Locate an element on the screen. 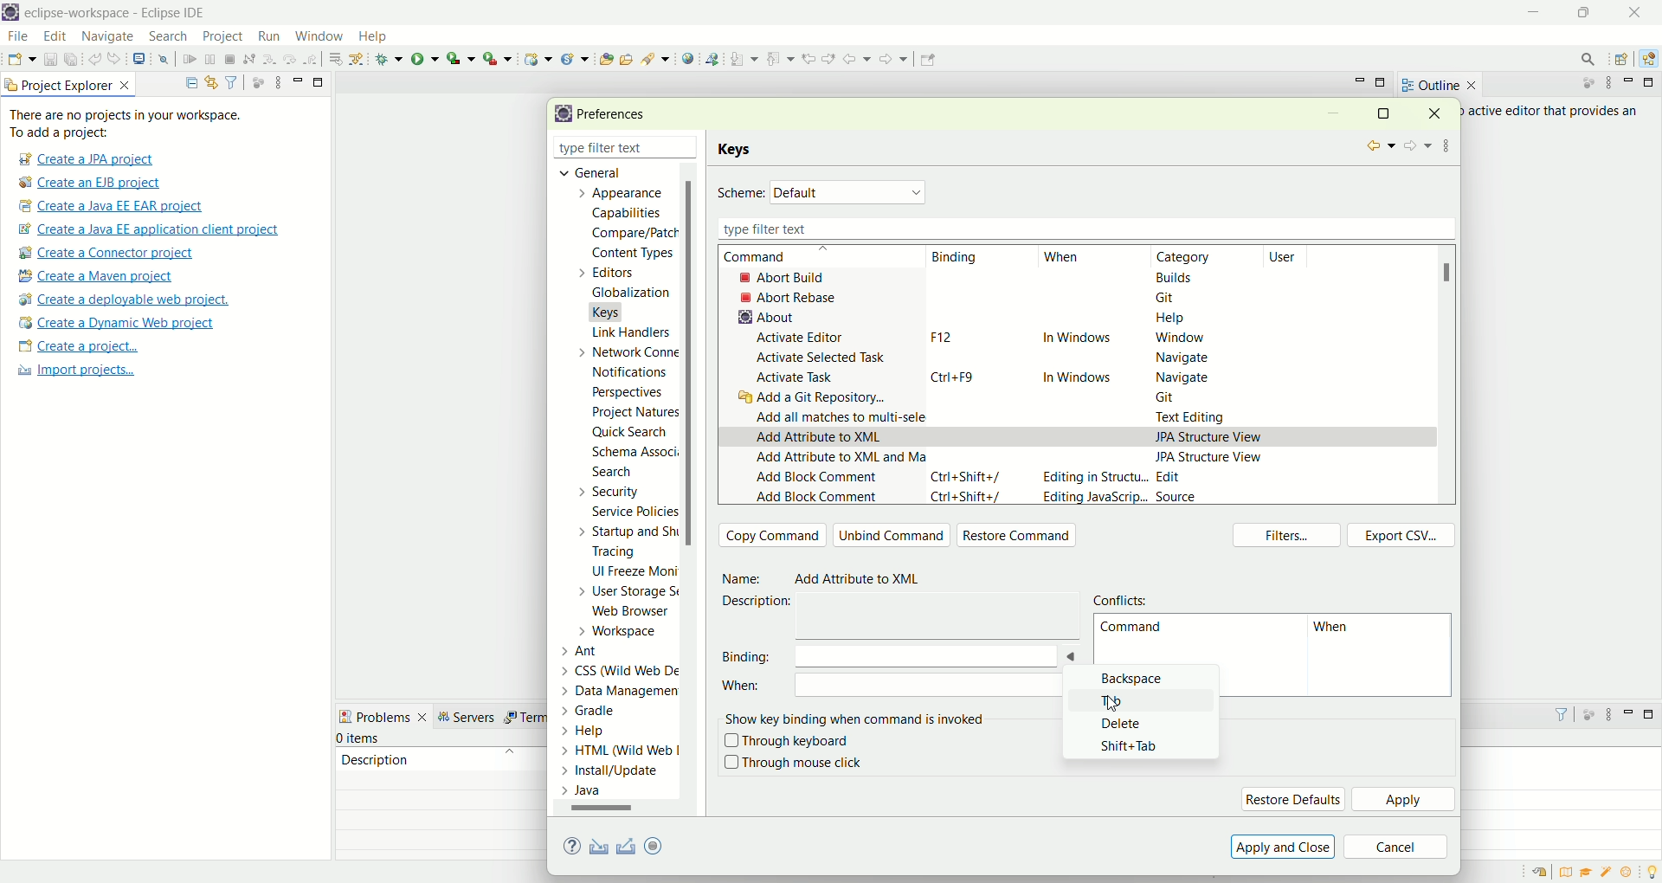  cancel is located at coordinates (1396, 848).